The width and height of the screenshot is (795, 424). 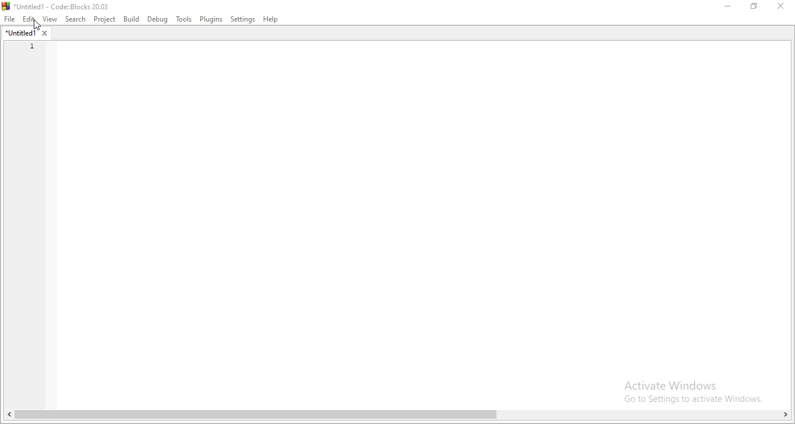 What do you see at coordinates (276, 19) in the screenshot?
I see `Help` at bounding box center [276, 19].